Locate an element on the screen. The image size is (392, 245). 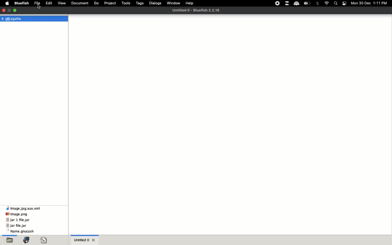
file is located at coordinates (38, 3).